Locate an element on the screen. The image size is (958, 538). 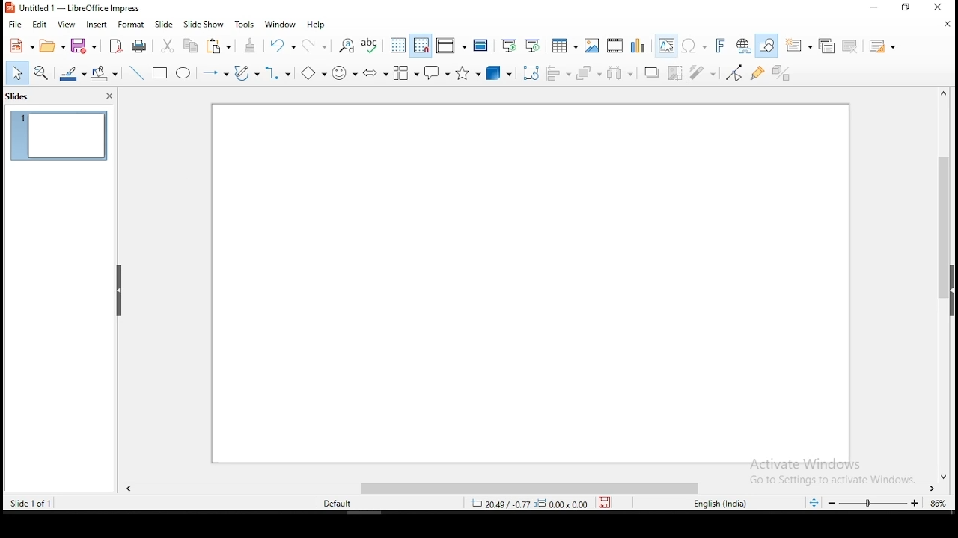
scroll bar is located at coordinates (944, 285).